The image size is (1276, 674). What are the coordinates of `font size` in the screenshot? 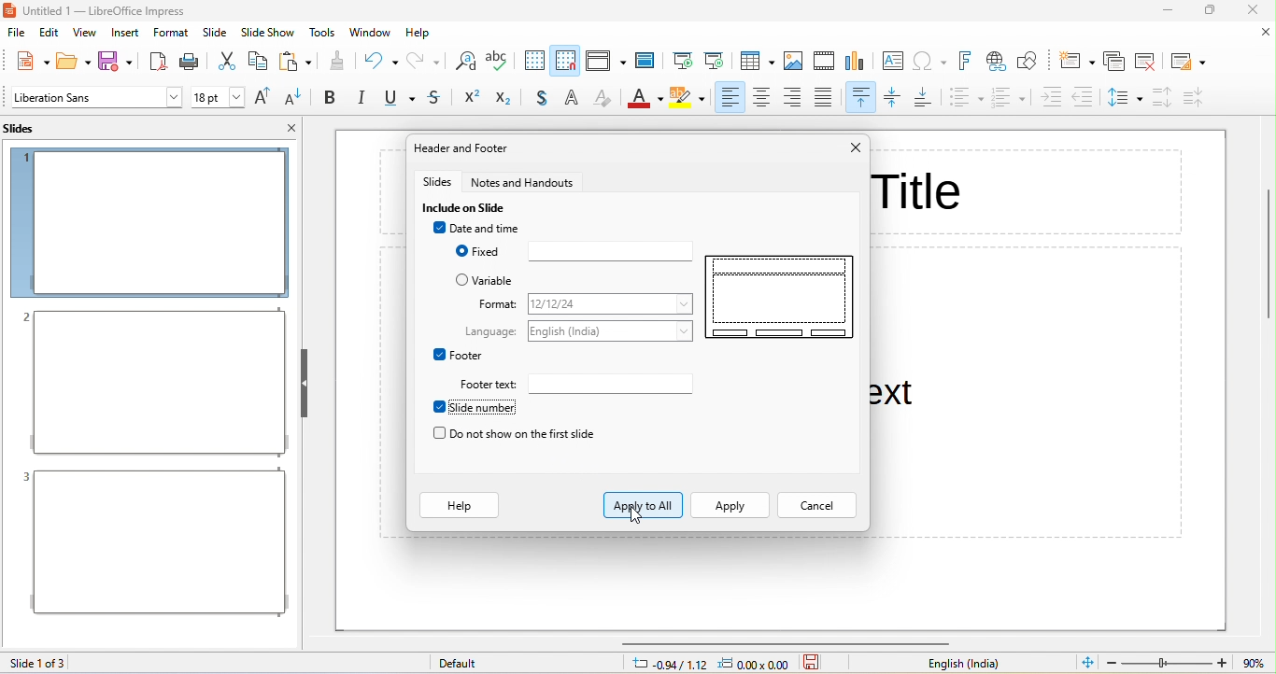 It's located at (218, 97).